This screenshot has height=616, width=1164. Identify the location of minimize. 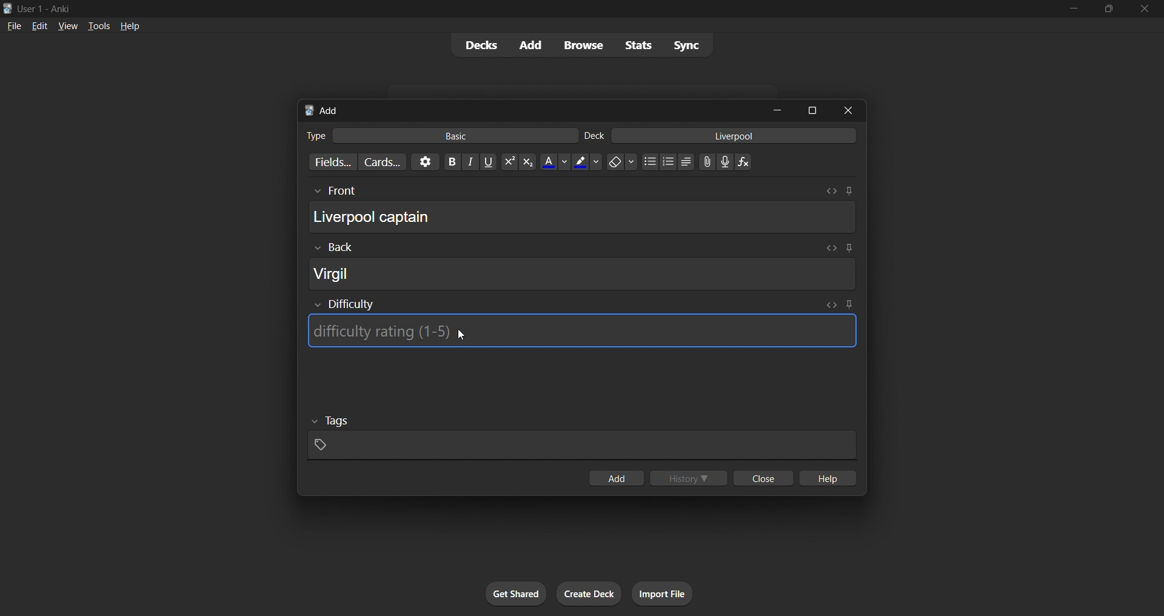
(1073, 9).